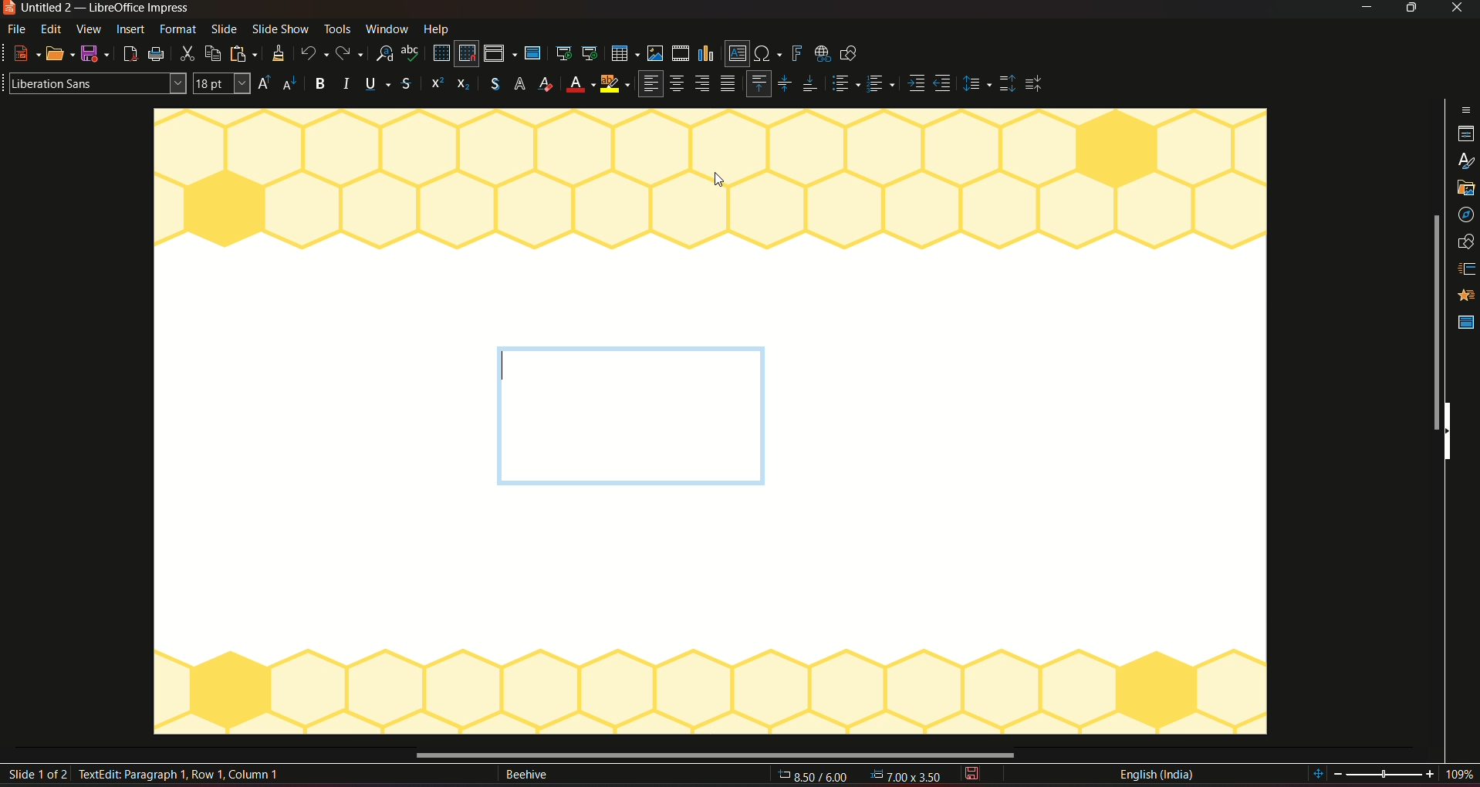  Describe the element at coordinates (1468, 237) in the screenshot. I see `slide transition ` at that location.